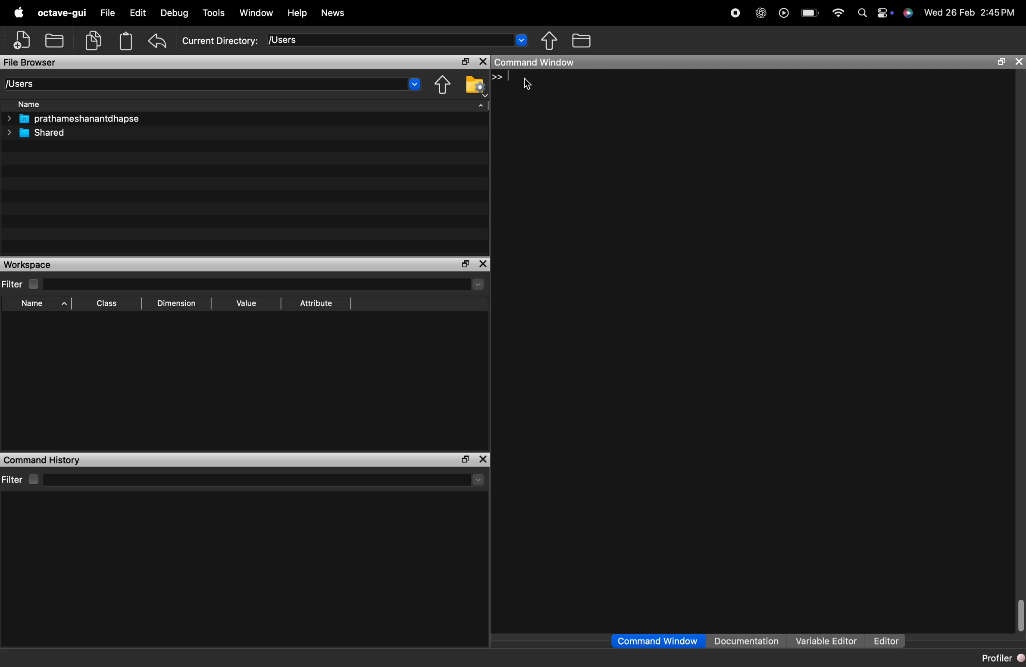  I want to click on File, so click(105, 11).